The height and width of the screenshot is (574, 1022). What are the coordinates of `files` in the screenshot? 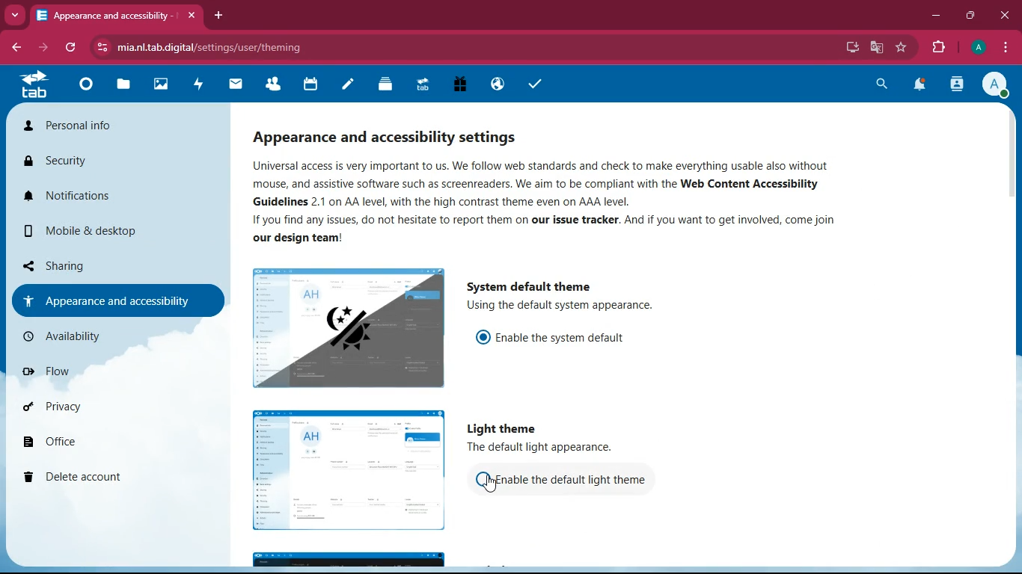 It's located at (122, 85).